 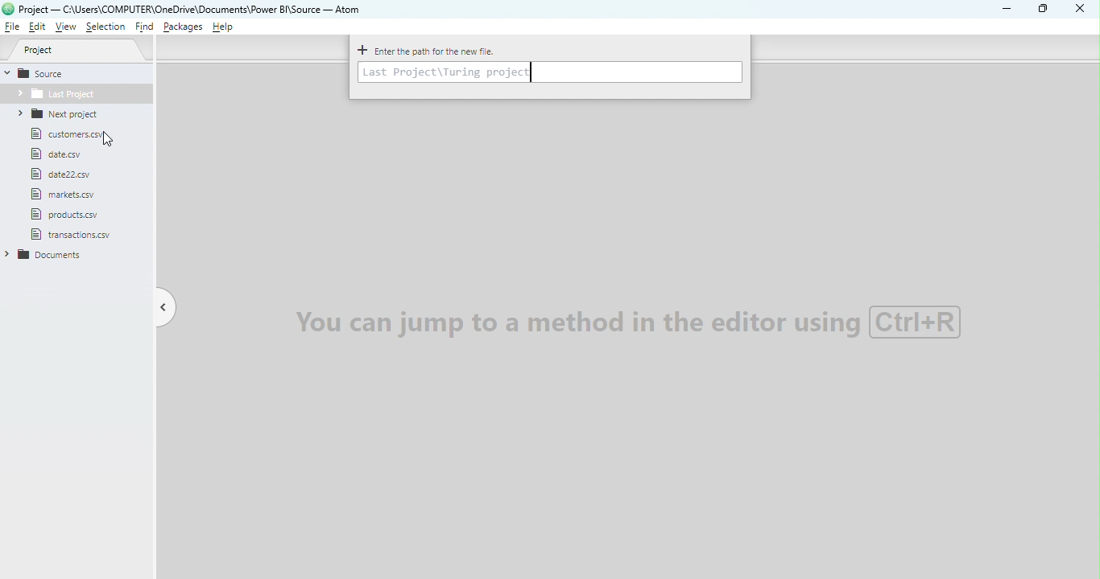 I want to click on Packages, so click(x=184, y=27).